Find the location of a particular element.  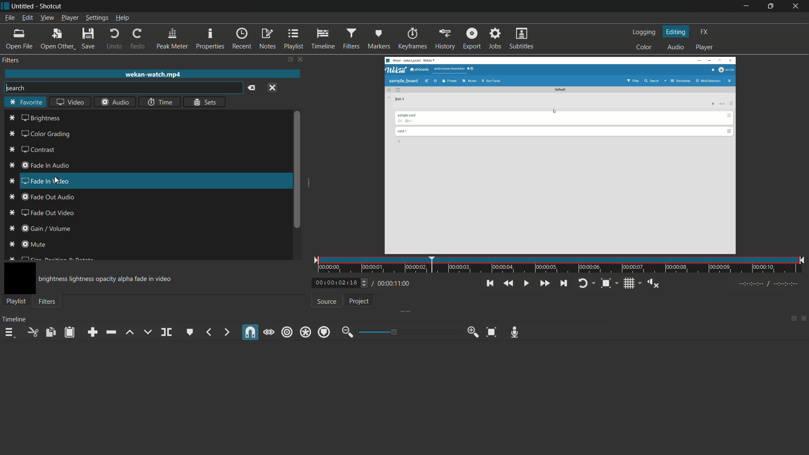

jobs is located at coordinates (495, 39).